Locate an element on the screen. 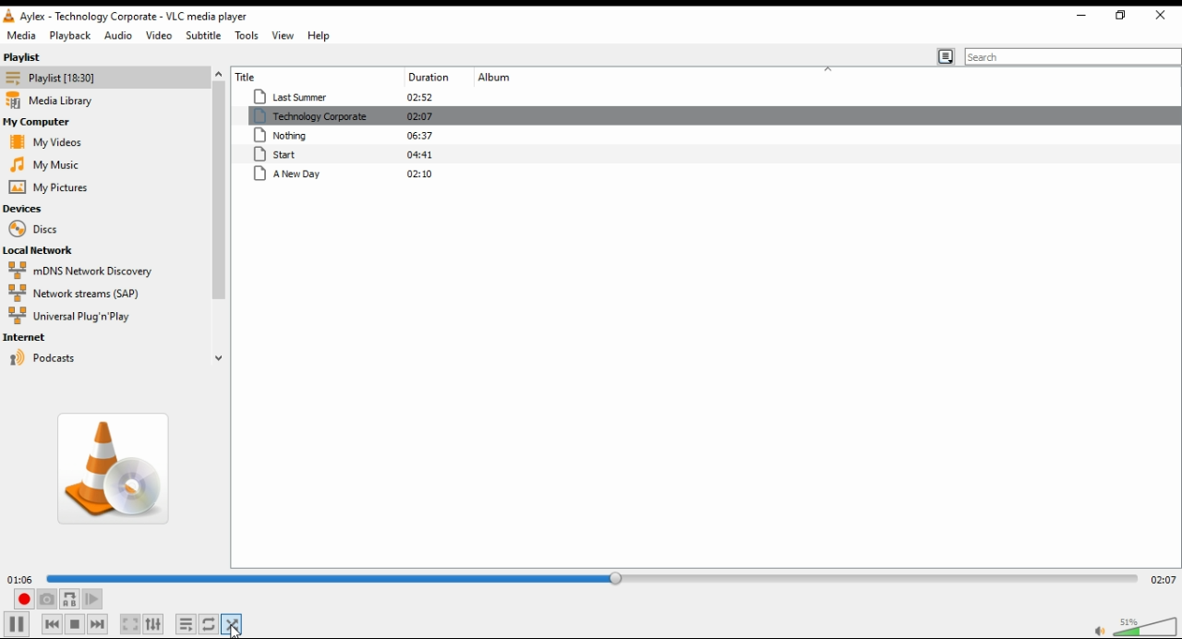  media is located at coordinates (22, 35).